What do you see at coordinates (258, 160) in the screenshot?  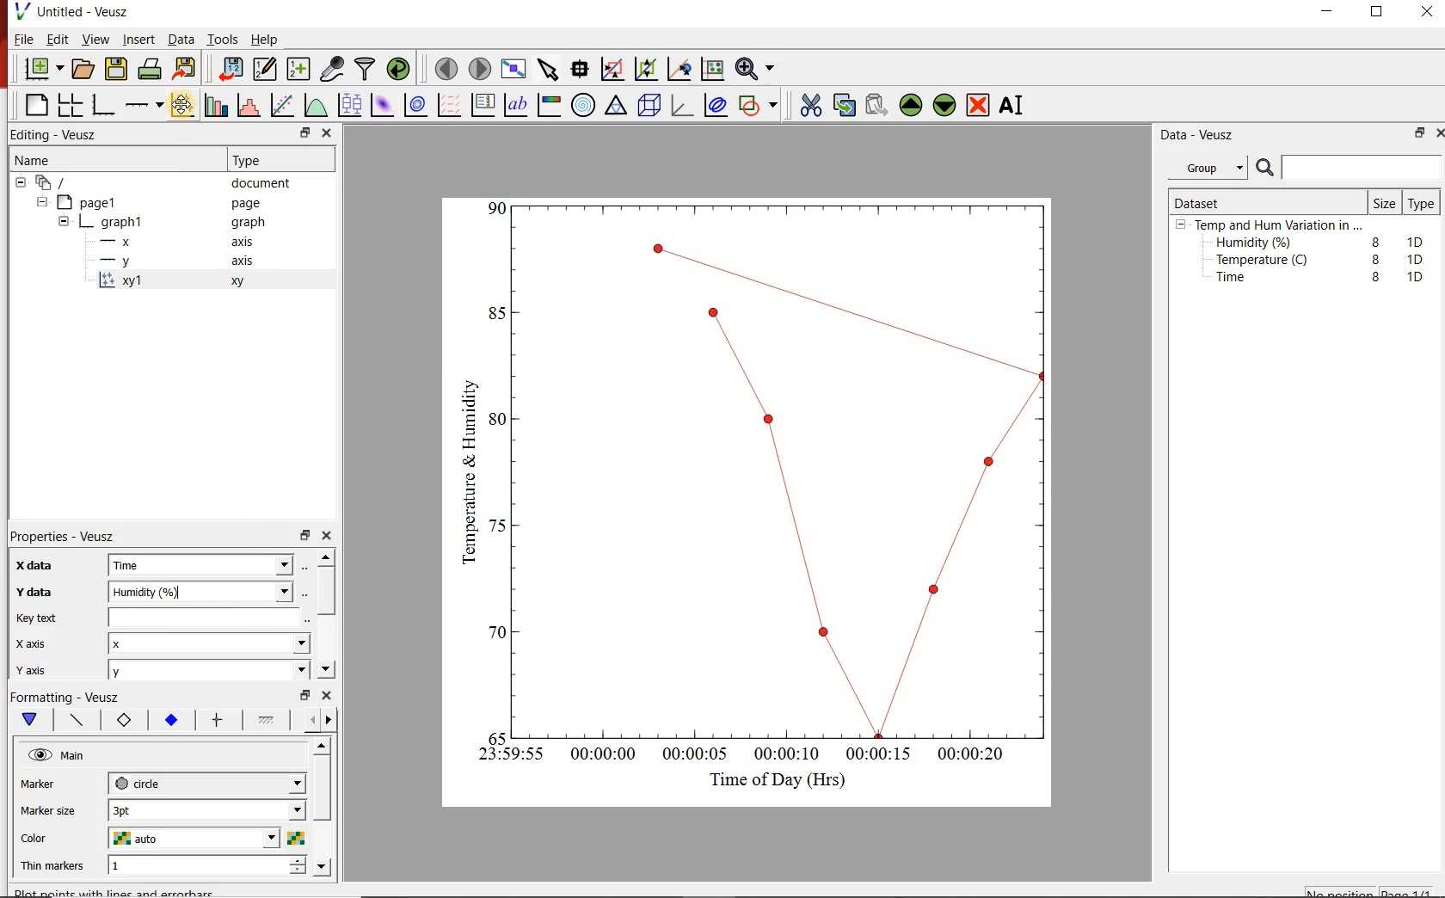 I see `Type` at bounding box center [258, 160].